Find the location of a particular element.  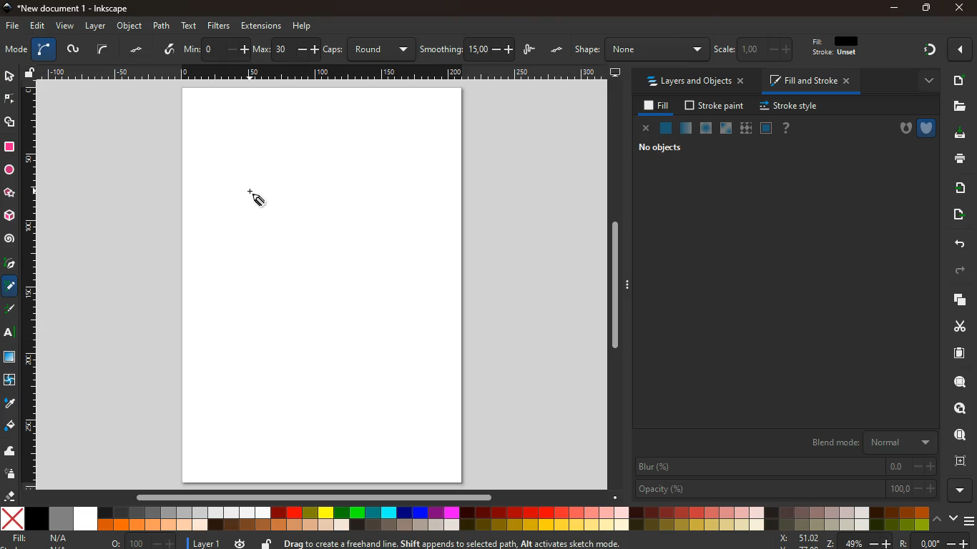

view is located at coordinates (64, 26).